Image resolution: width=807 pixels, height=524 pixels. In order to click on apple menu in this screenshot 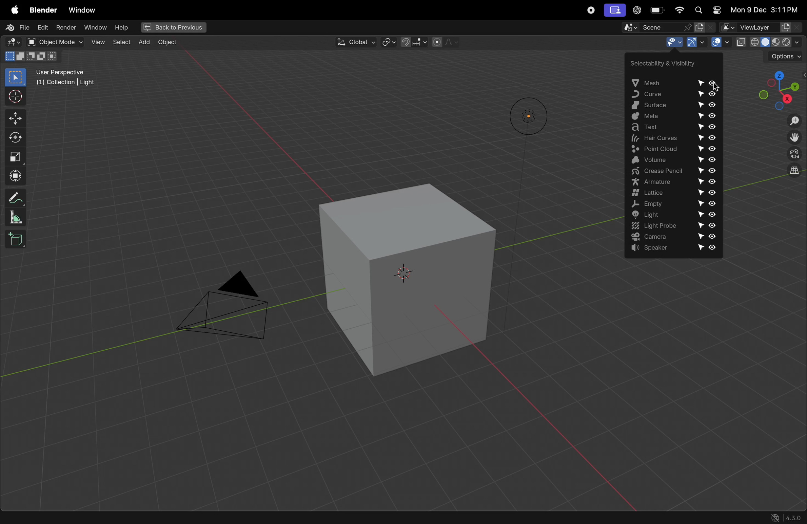, I will do `click(12, 10)`.